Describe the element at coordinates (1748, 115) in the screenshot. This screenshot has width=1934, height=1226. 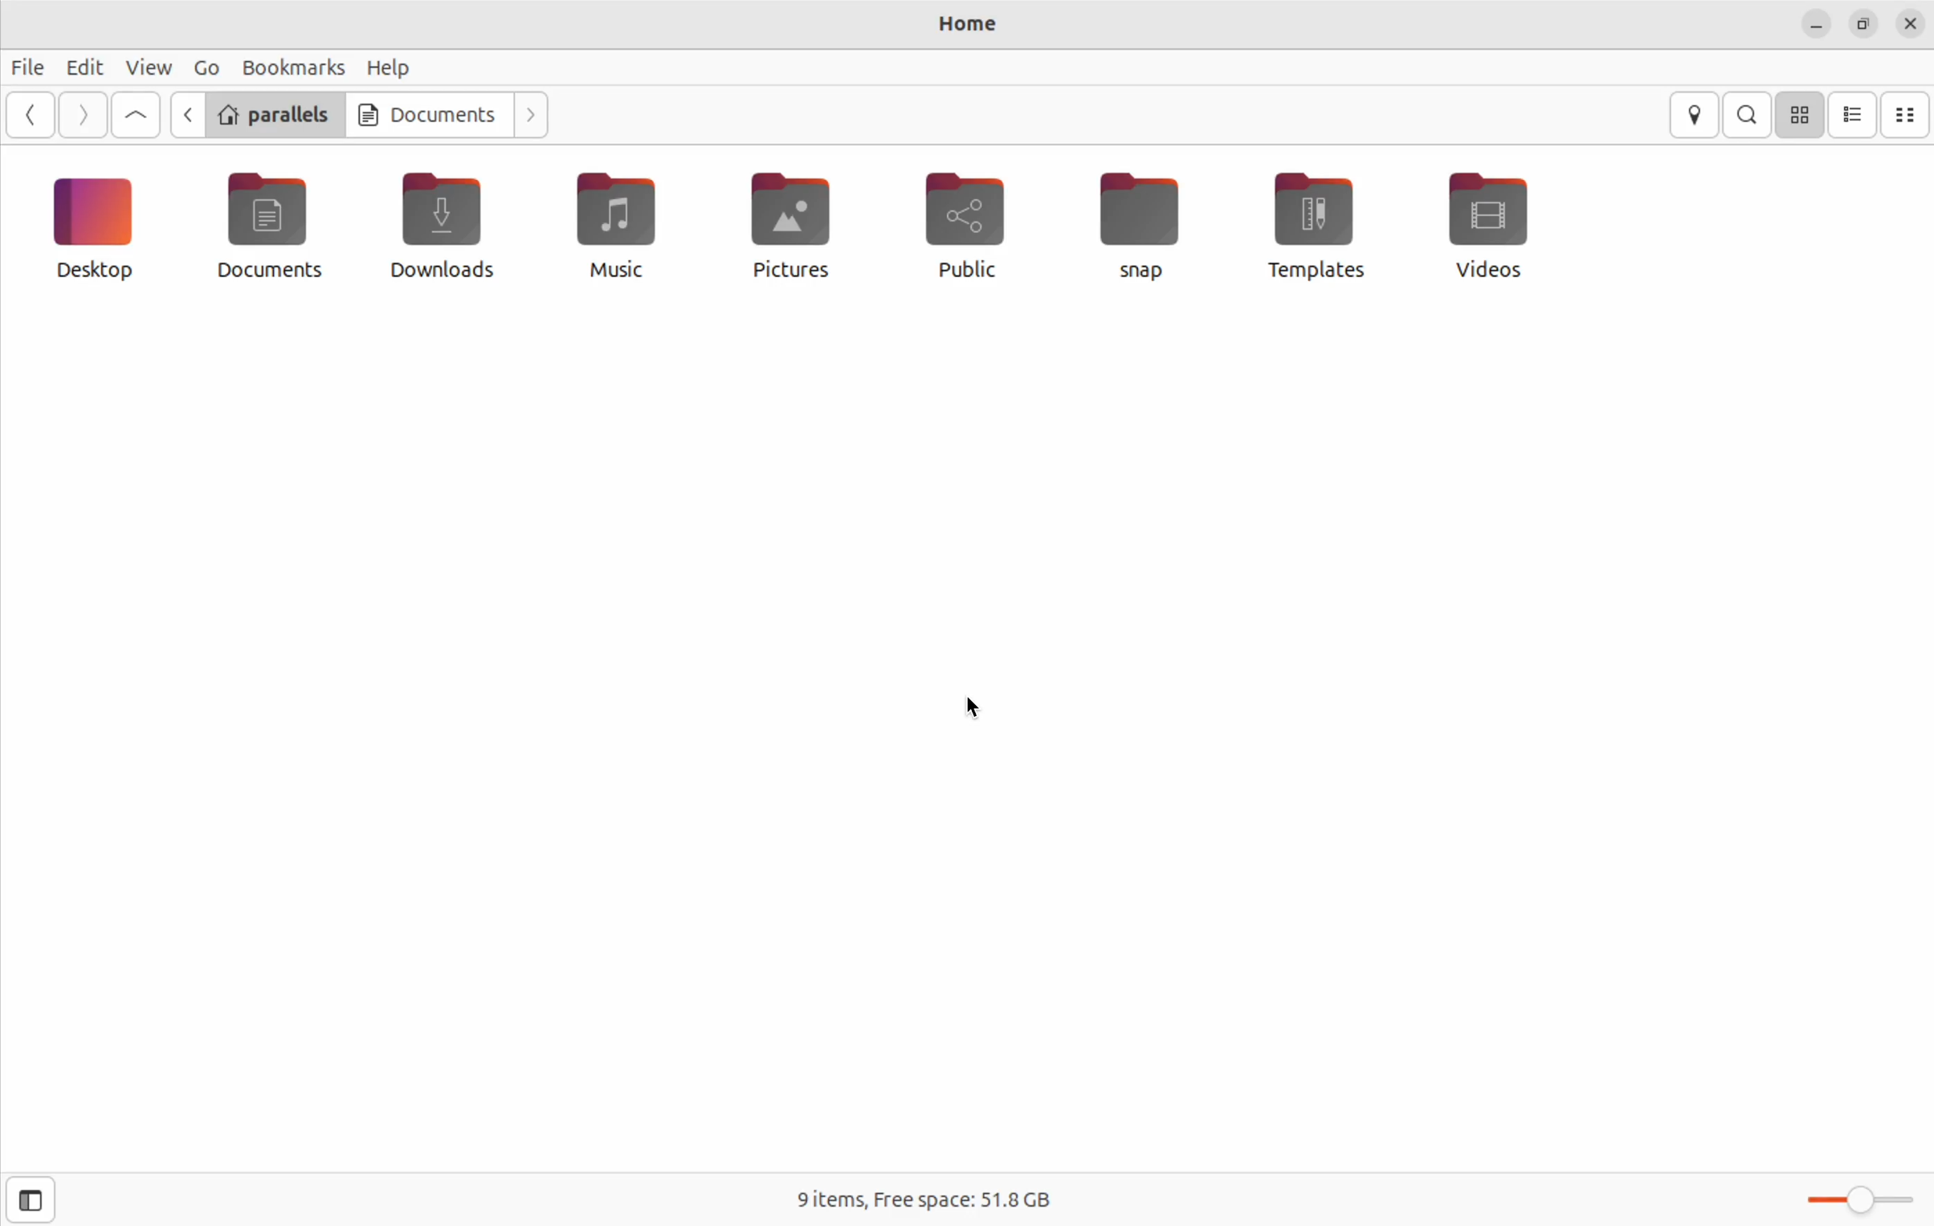
I see `search` at that location.